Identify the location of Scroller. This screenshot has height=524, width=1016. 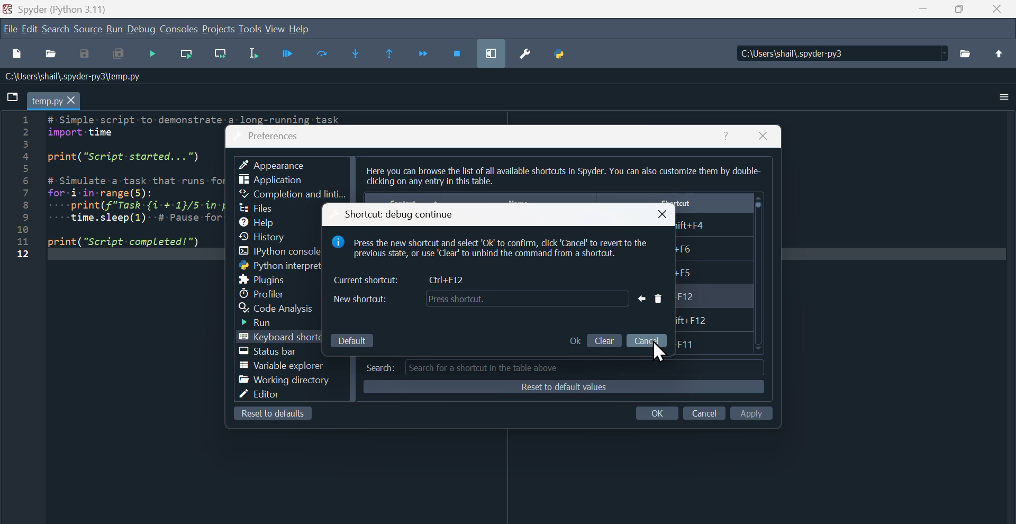
(759, 273).